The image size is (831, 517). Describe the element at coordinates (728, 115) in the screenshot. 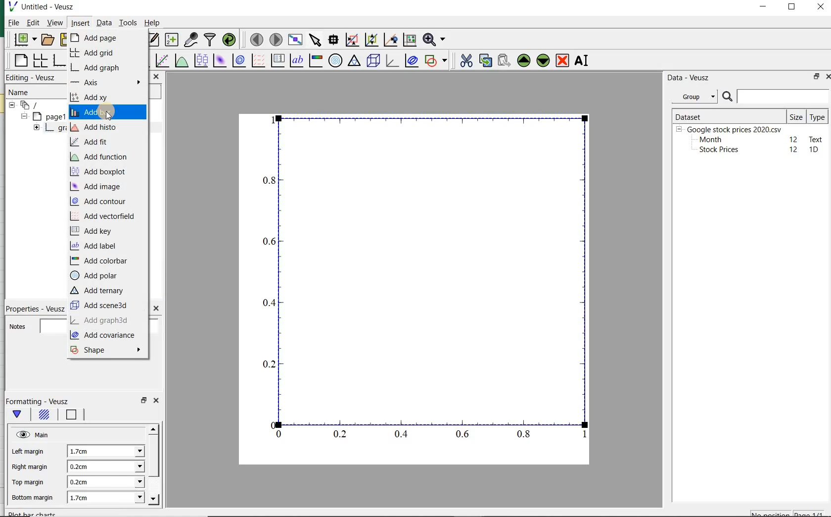

I see `DATASET` at that location.